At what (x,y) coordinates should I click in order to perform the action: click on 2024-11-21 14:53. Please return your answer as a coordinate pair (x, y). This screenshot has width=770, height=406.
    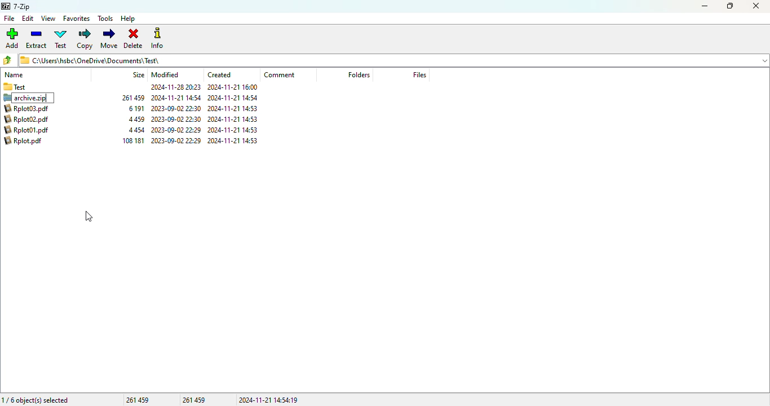
    Looking at the image, I should click on (234, 129).